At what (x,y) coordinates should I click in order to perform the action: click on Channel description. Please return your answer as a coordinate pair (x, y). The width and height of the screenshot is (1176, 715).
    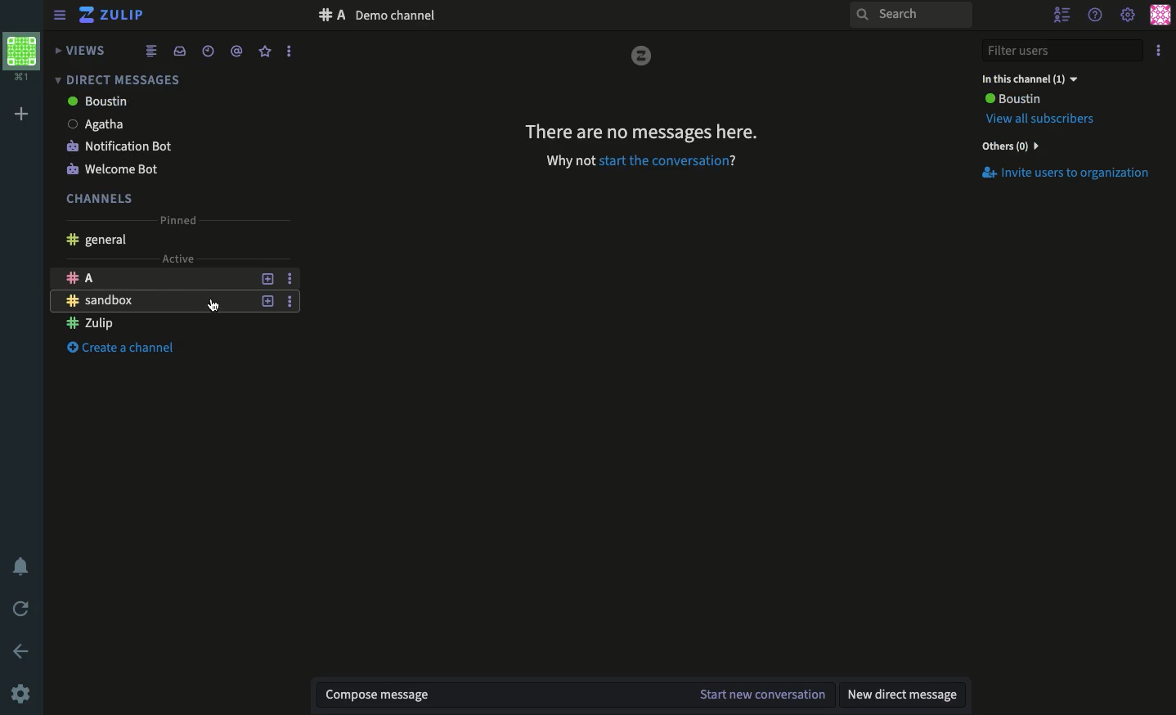
    Looking at the image, I should click on (402, 16).